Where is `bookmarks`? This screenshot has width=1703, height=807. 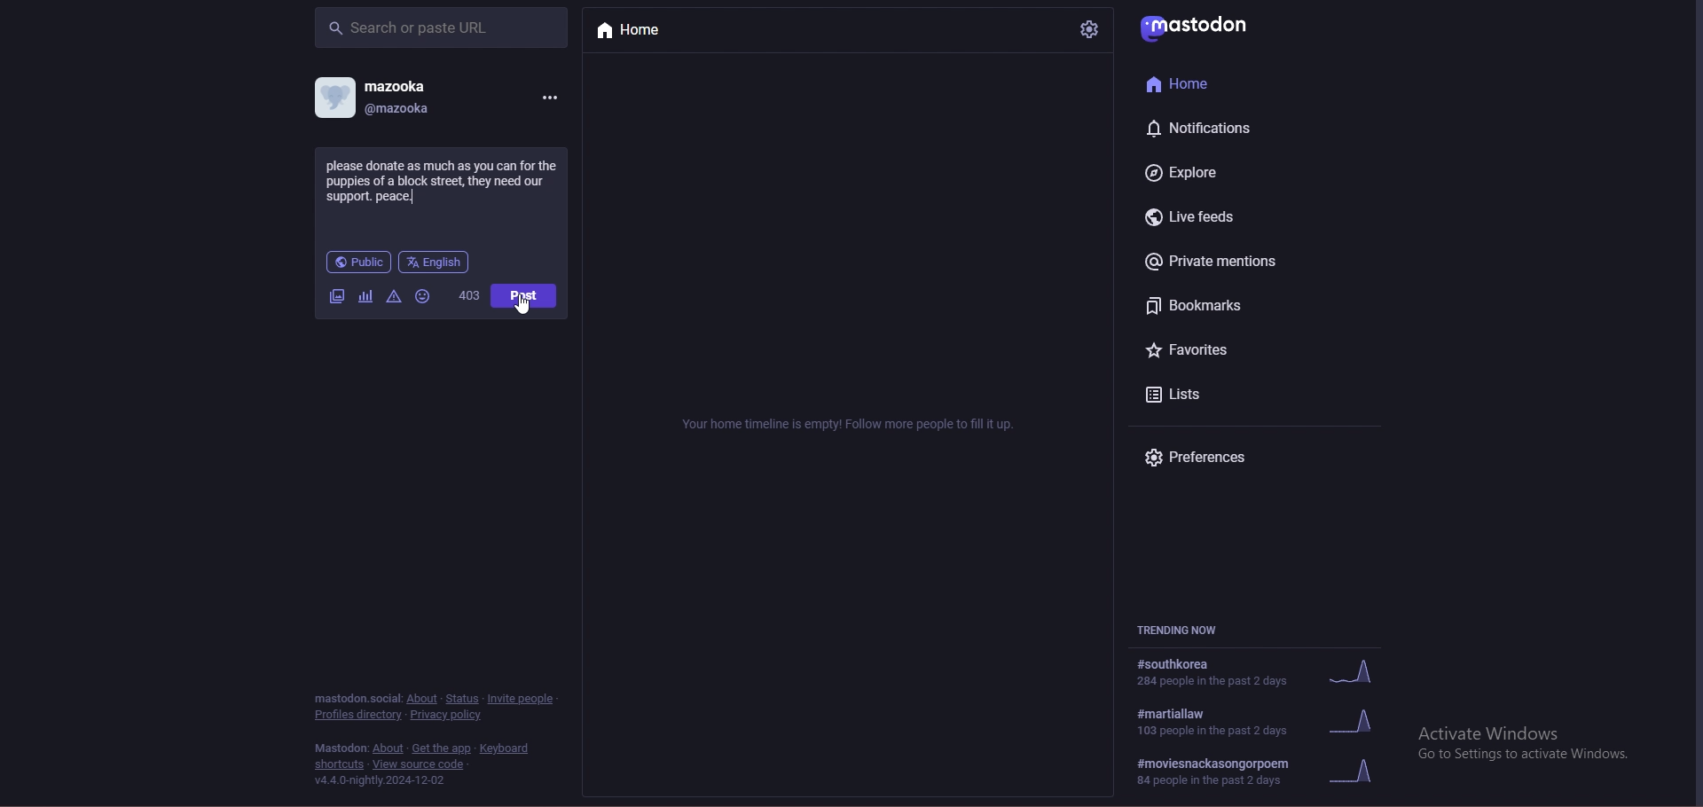 bookmarks is located at coordinates (1235, 309).